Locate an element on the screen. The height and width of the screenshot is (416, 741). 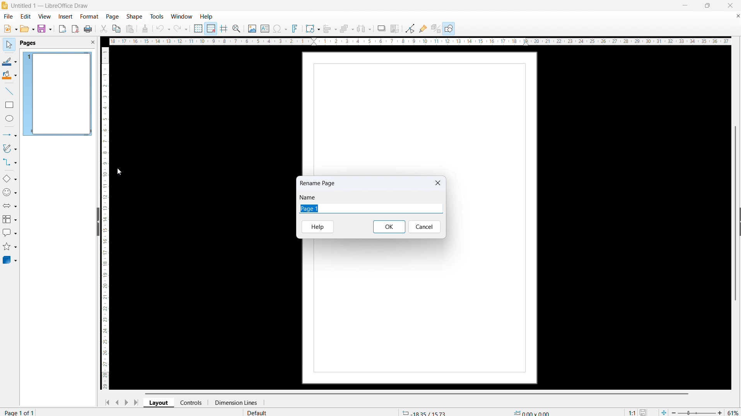
curves and polygons is located at coordinates (10, 149).